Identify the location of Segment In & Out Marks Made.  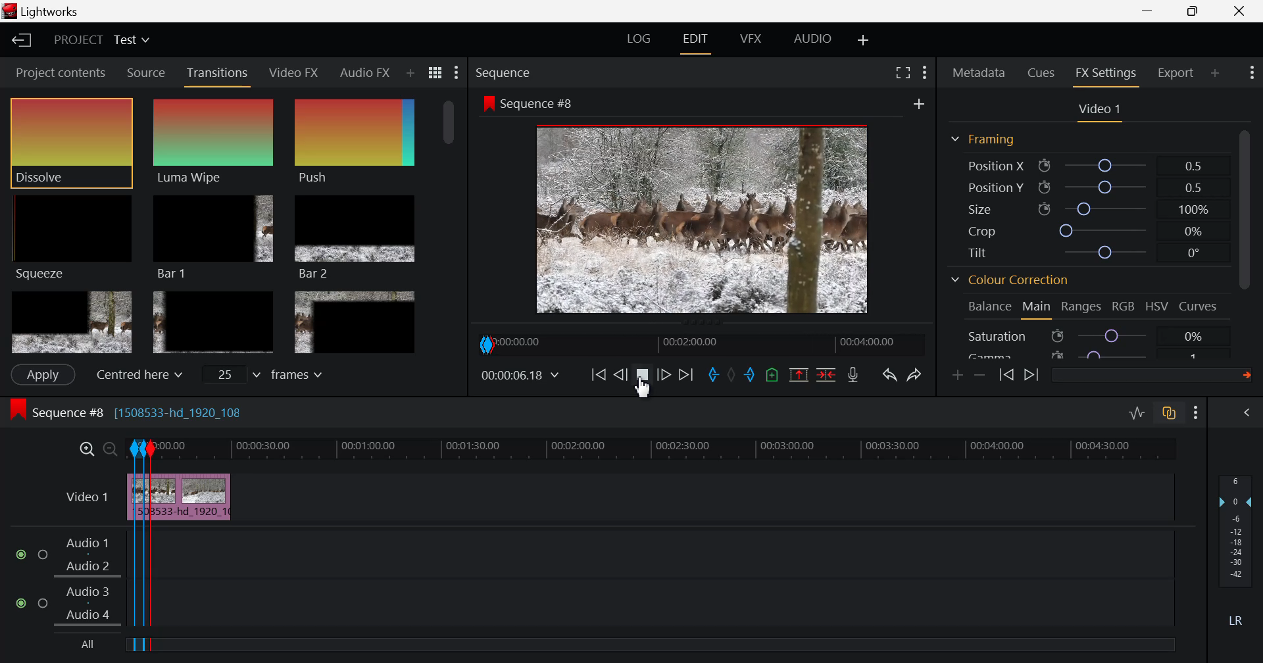
(137, 533).